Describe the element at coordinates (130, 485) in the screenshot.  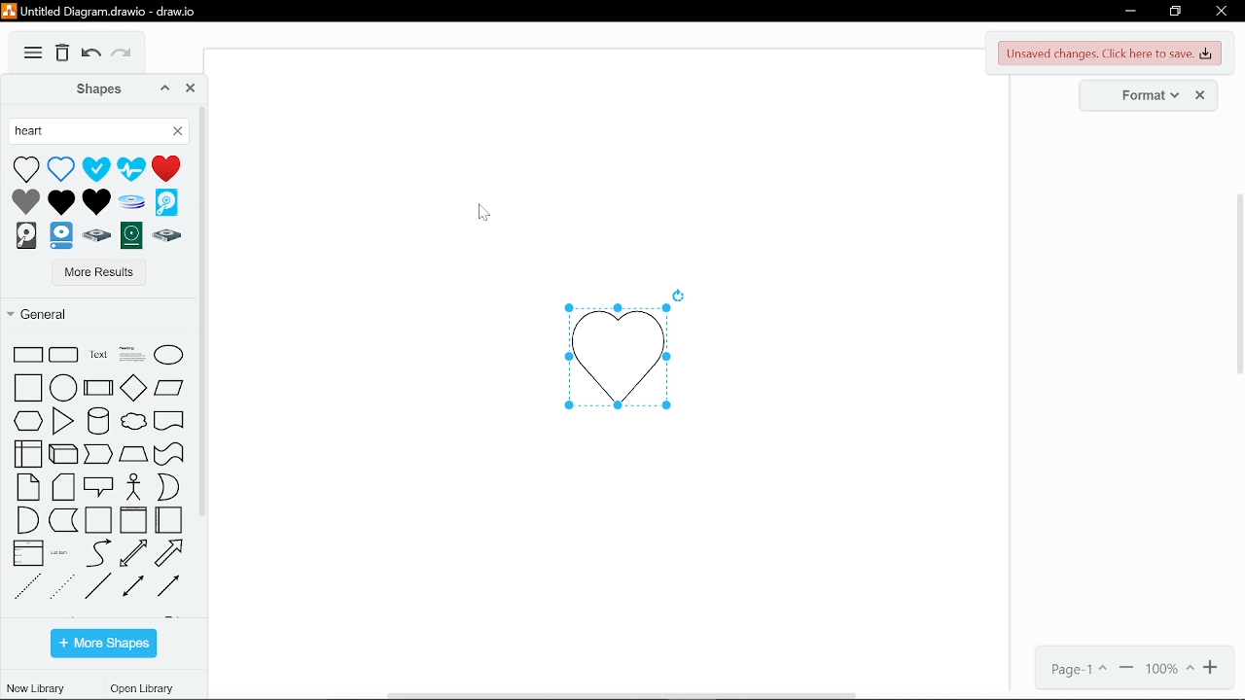
I see `actor` at that location.